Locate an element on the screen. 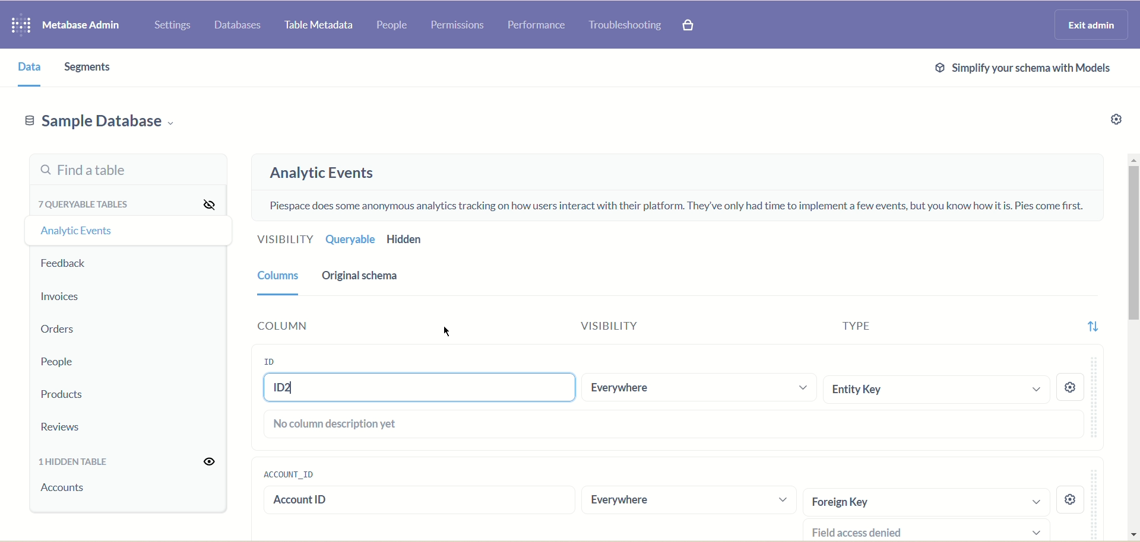 The width and height of the screenshot is (1140, 542). Segments is located at coordinates (90, 68).